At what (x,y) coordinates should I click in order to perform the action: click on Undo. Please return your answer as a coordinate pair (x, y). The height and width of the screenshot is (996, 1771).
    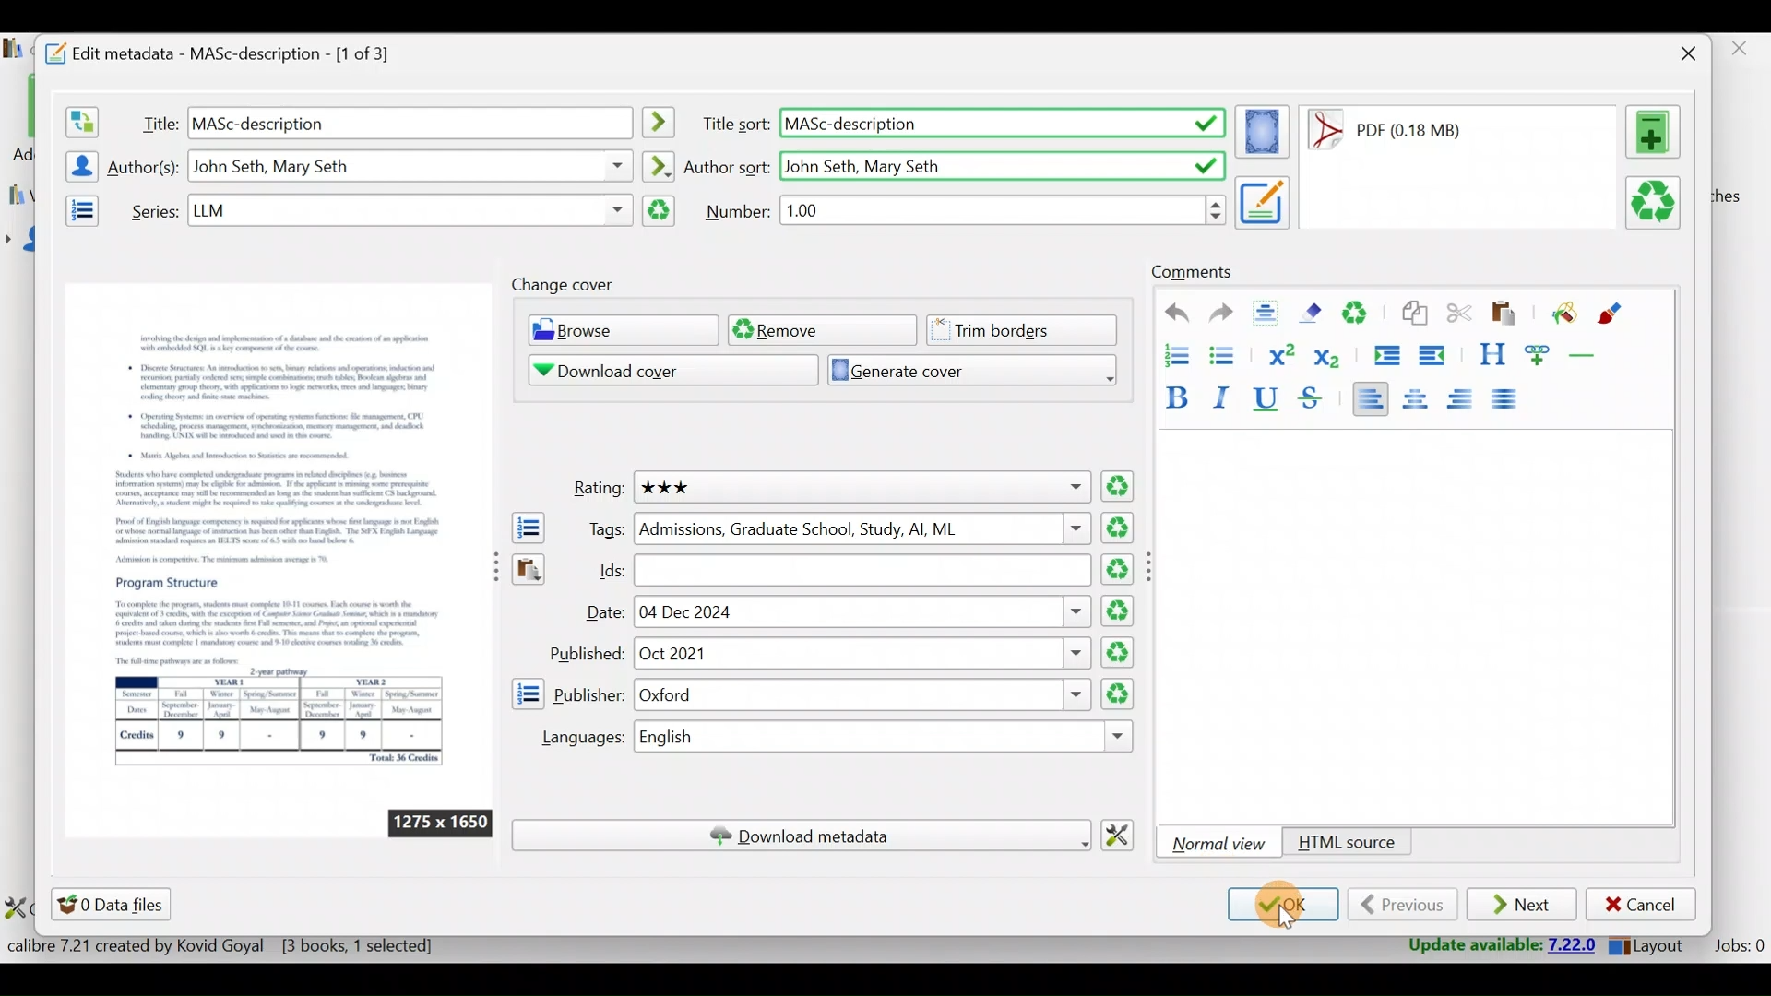
    Looking at the image, I should click on (1169, 314).